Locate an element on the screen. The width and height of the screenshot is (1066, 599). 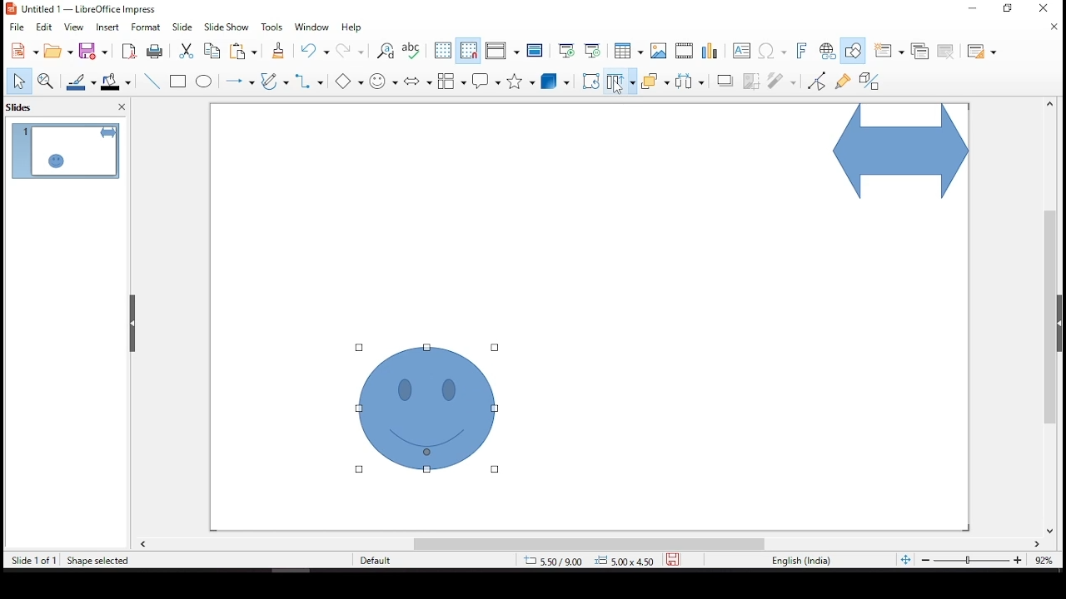
object (selected) is located at coordinates (429, 410).